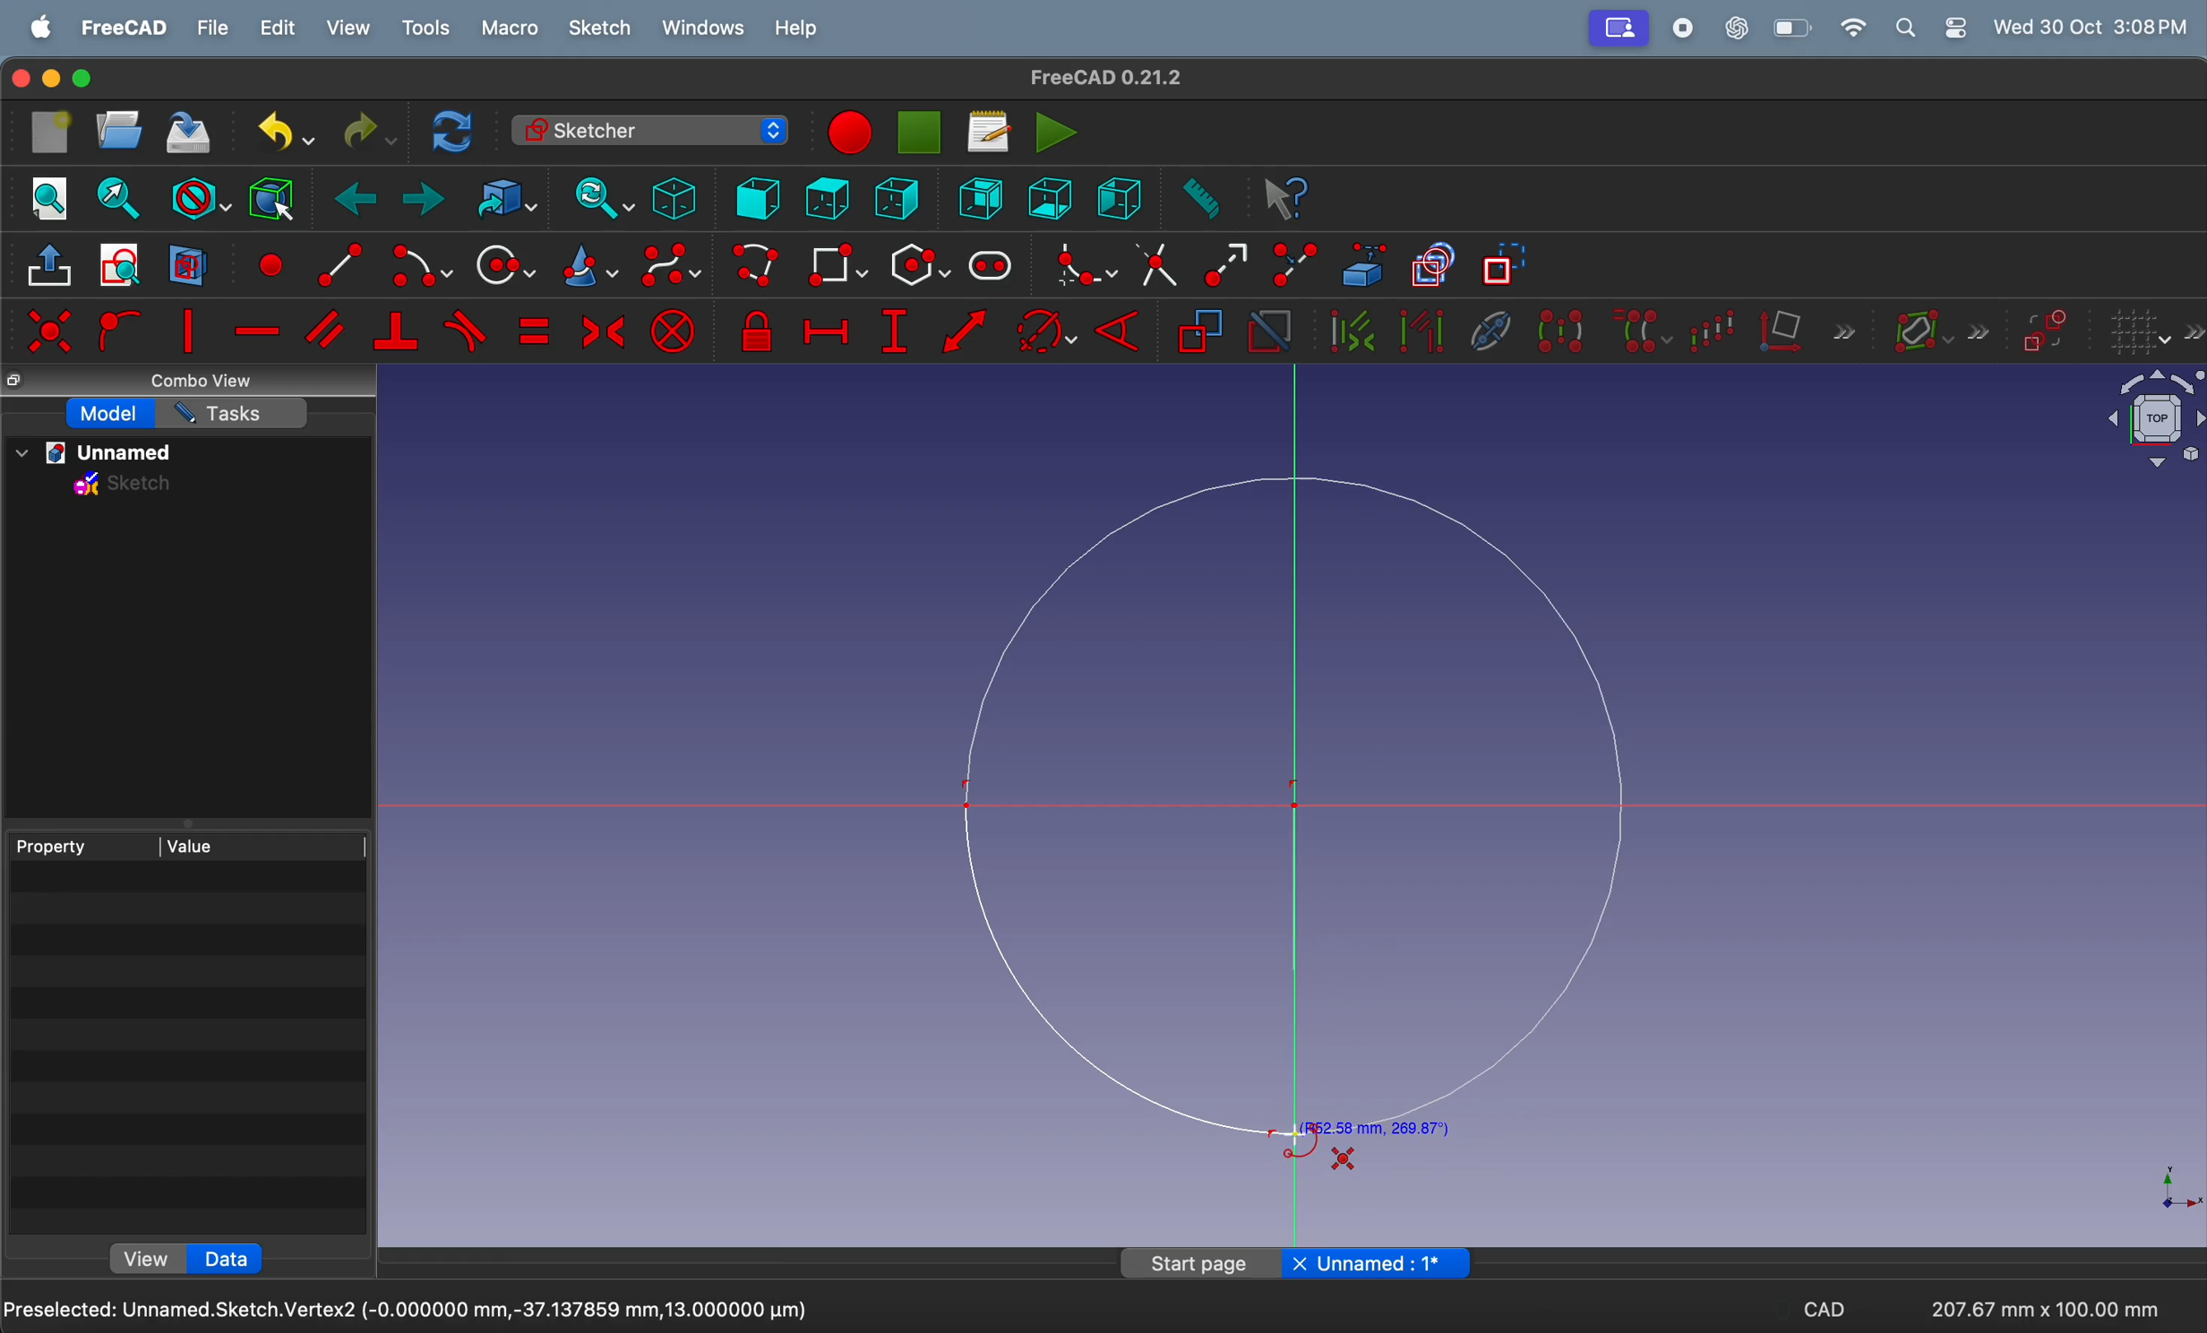  I want to click on constrain point onto arc, so click(116, 331).